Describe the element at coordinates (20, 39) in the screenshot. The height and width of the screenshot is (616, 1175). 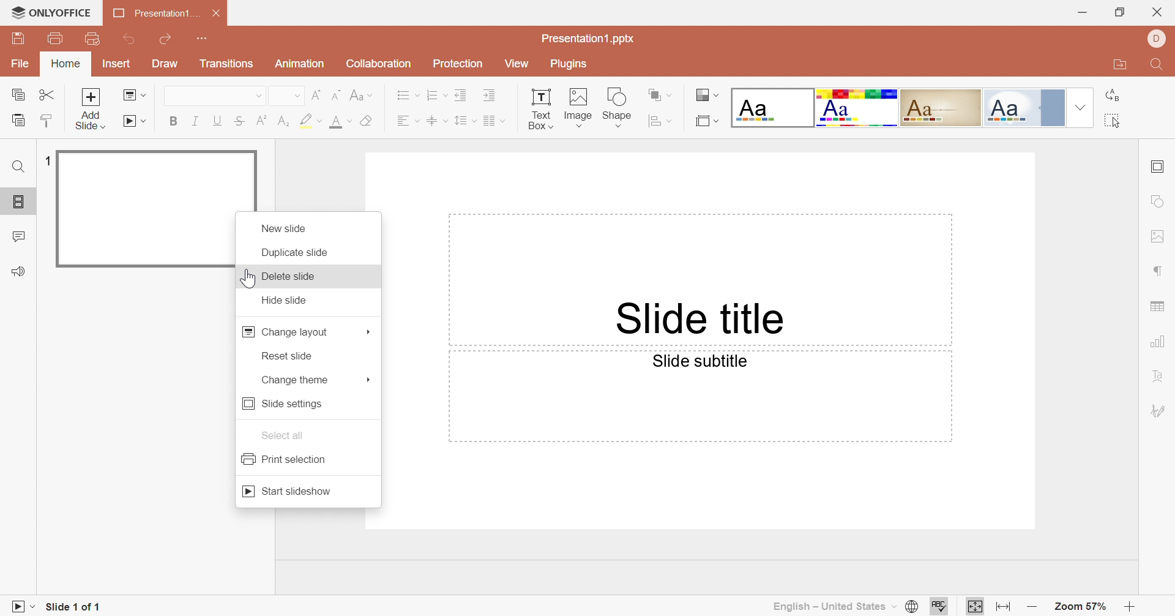
I see `Save` at that location.